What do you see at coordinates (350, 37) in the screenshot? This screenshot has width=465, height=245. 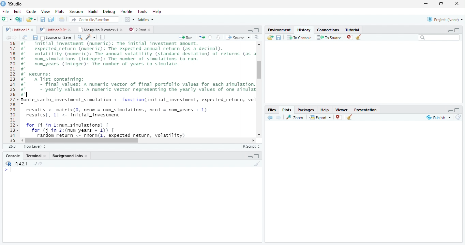 I see `Remove Selected` at bounding box center [350, 37].